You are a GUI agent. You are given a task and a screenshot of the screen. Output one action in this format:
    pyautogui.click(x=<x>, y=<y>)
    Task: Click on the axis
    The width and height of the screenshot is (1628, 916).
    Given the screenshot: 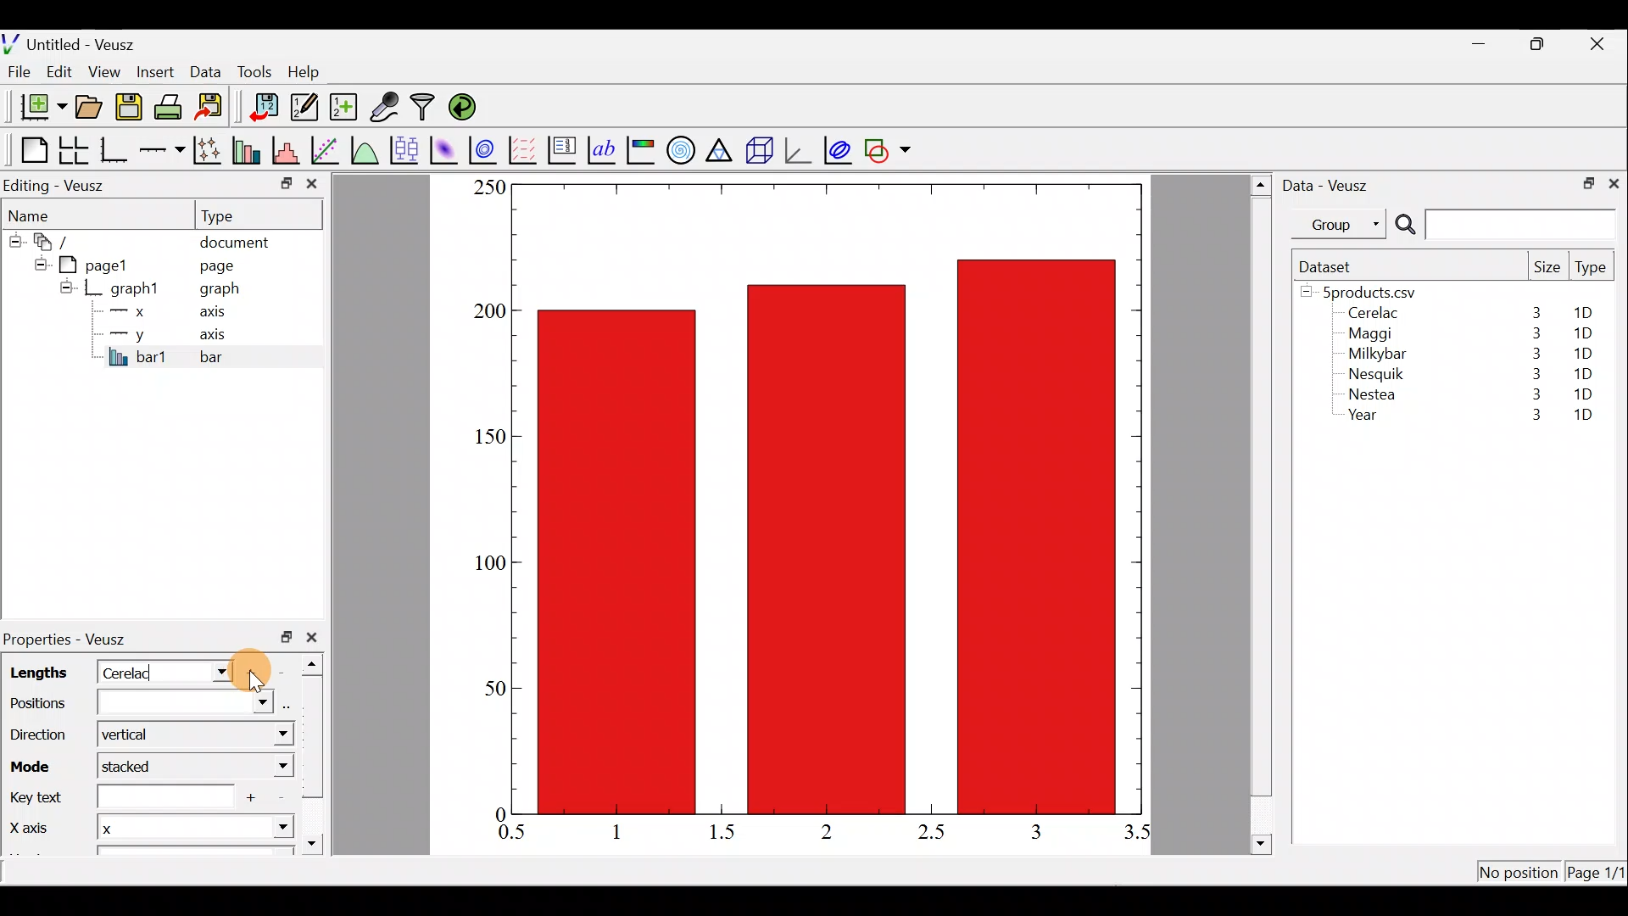 What is the action you would take?
    pyautogui.click(x=218, y=314)
    